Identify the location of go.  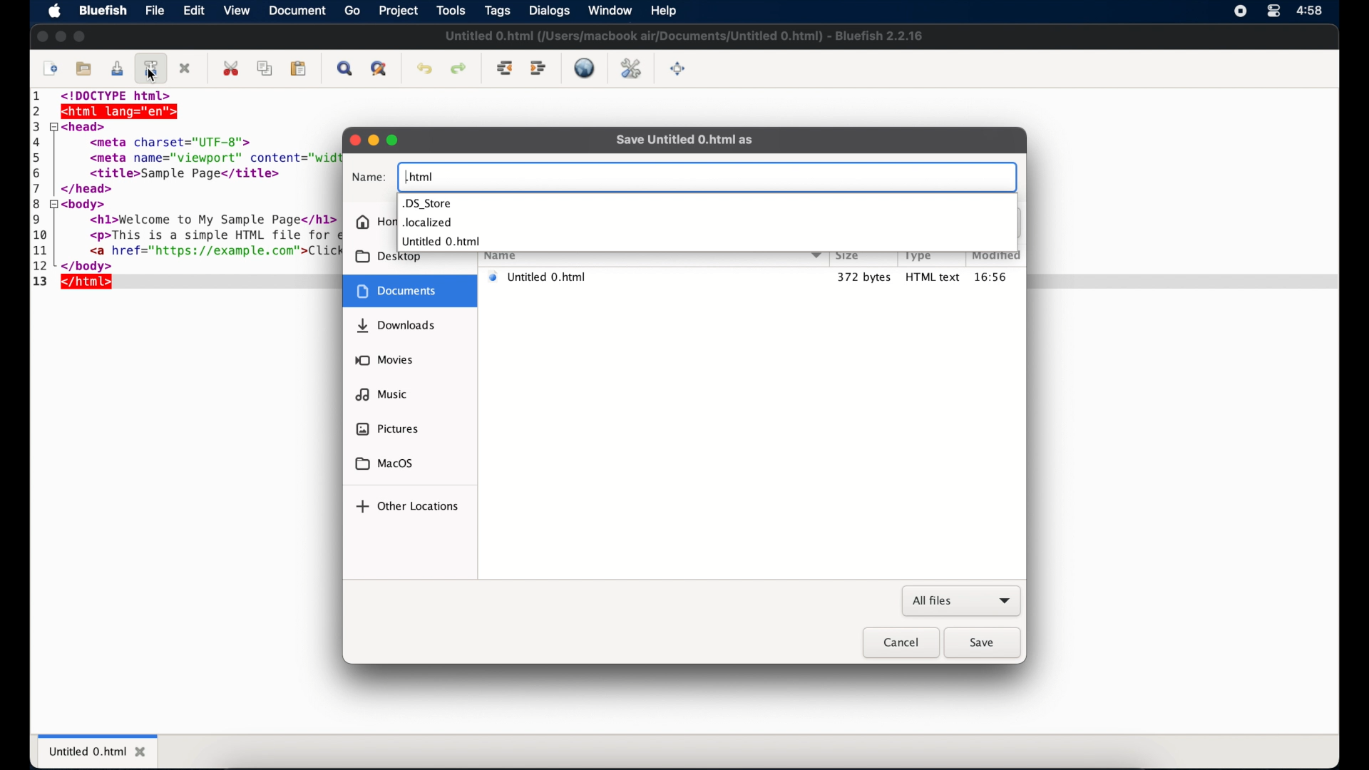
(353, 11).